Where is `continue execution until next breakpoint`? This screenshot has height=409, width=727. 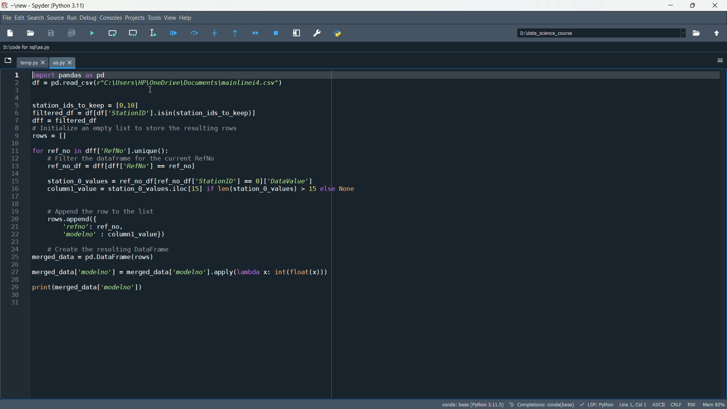
continue execution until next breakpoint is located at coordinates (256, 33).